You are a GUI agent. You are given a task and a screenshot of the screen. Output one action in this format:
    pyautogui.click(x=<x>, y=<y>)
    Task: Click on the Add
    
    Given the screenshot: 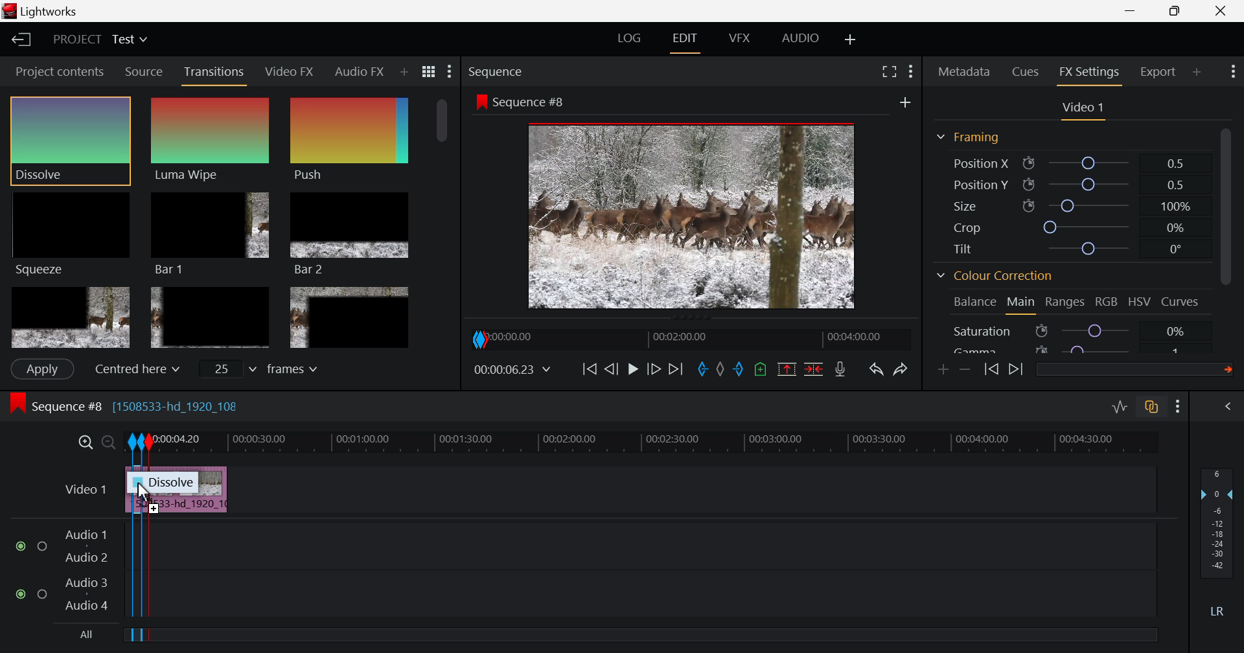 What is the action you would take?
    pyautogui.click(x=905, y=102)
    